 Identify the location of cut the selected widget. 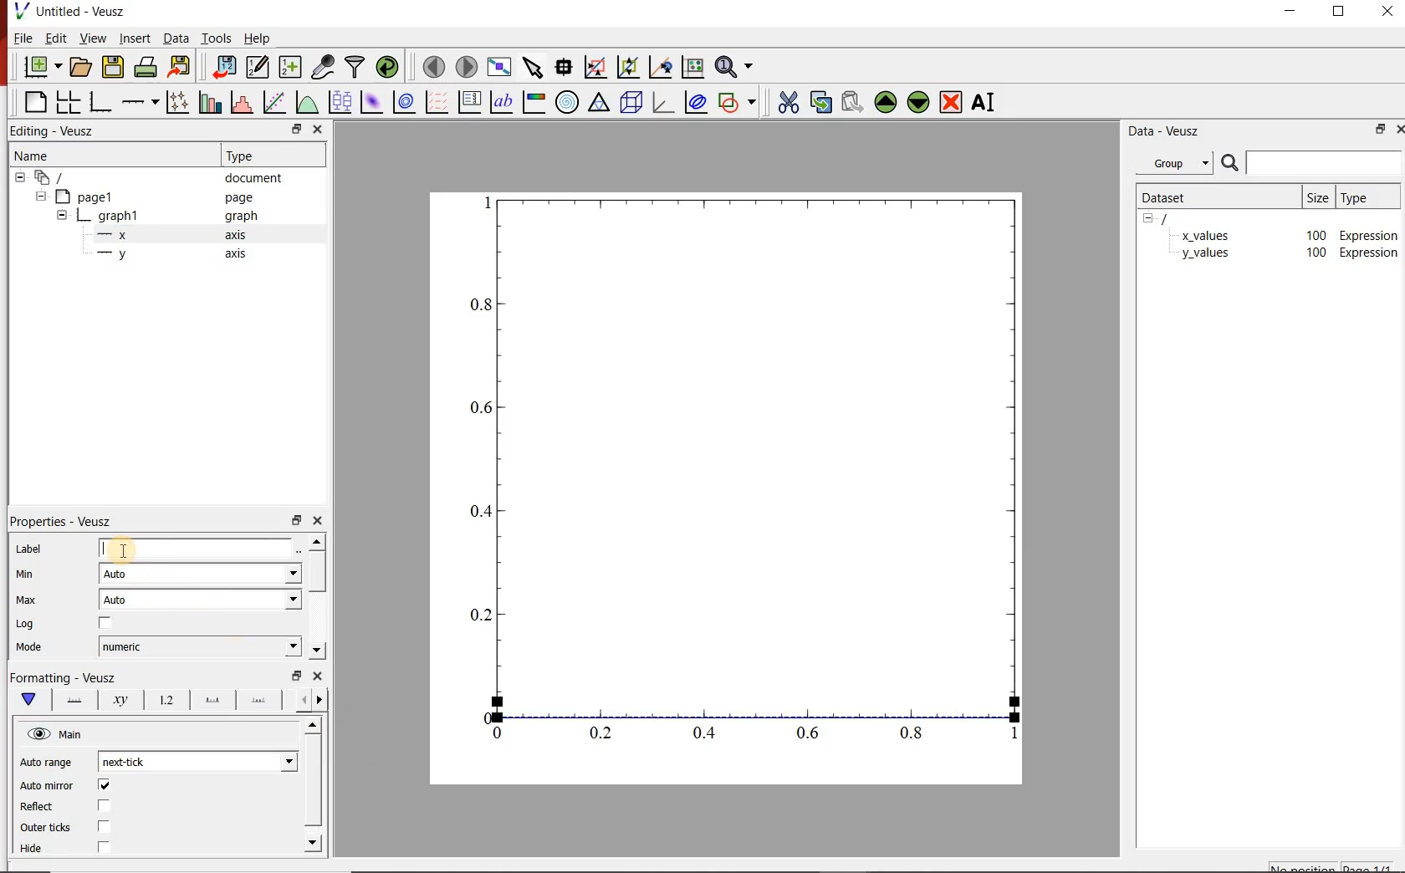
(789, 104).